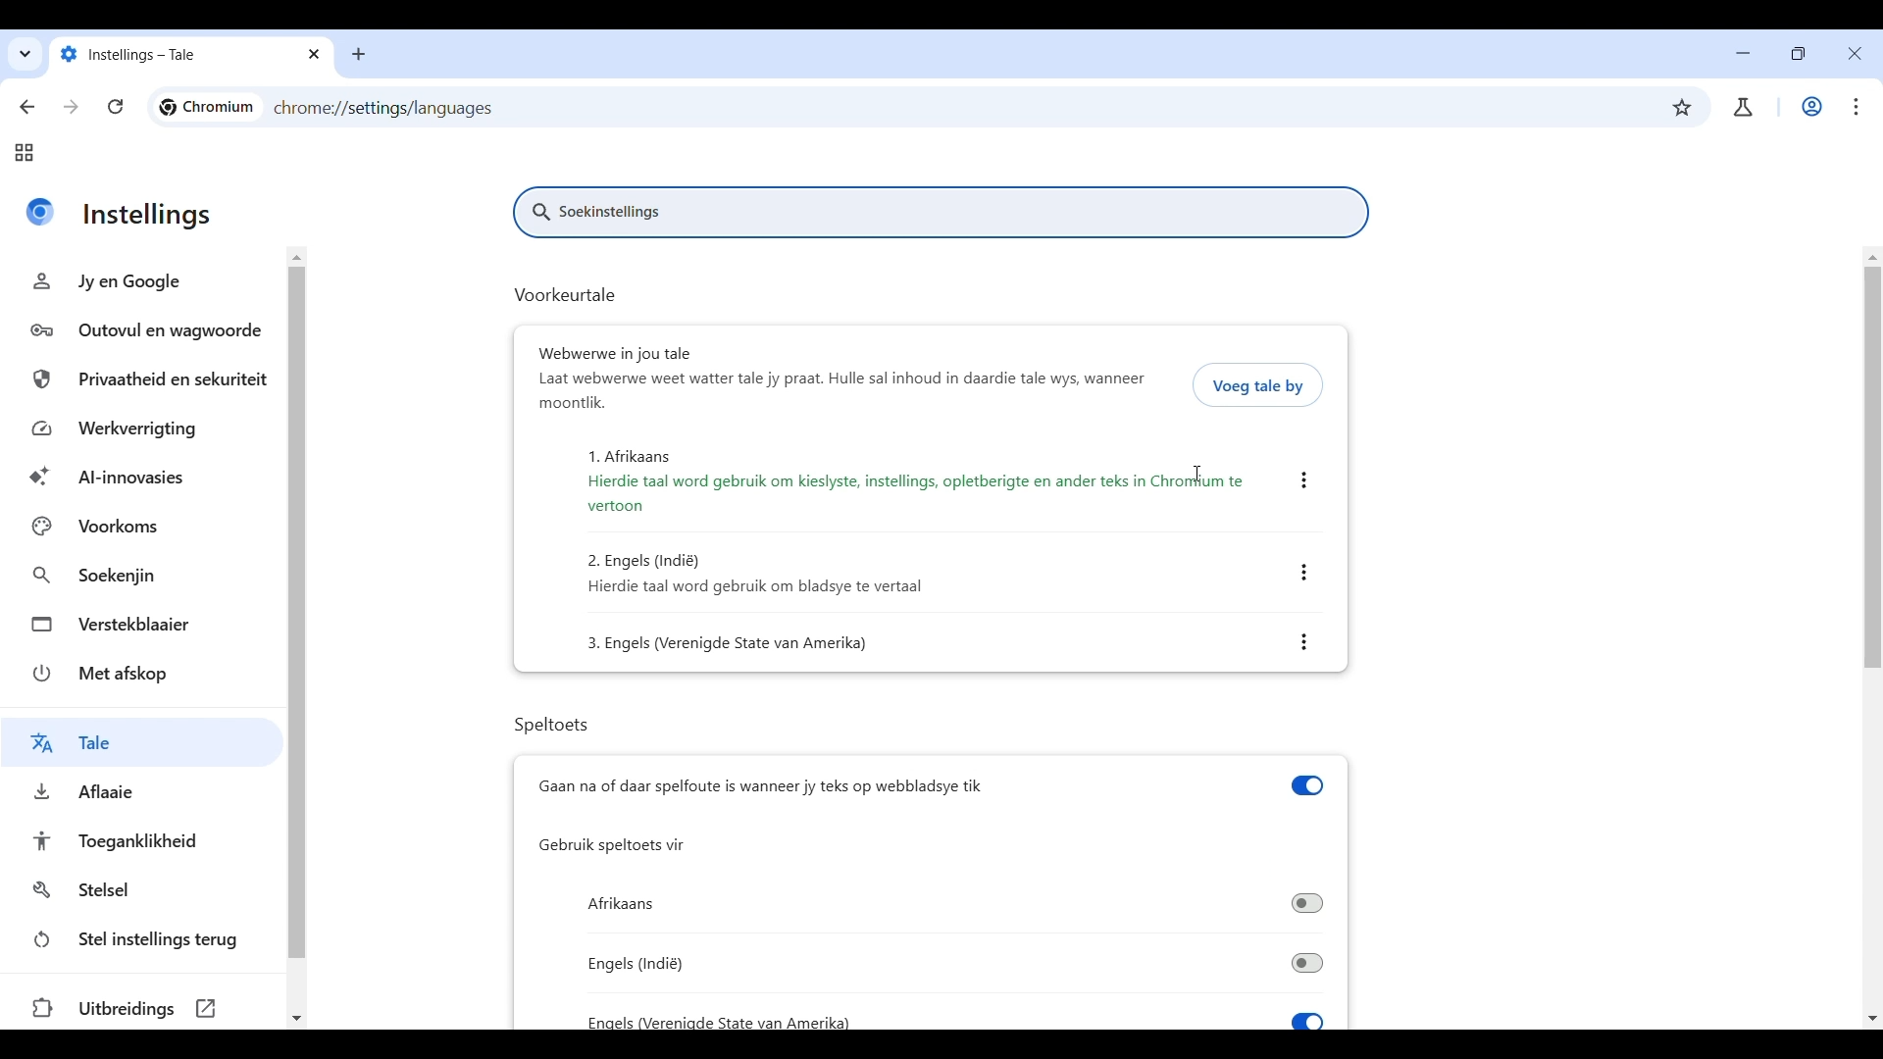 The width and height of the screenshot is (1883, 1059). Describe the element at coordinates (555, 727) in the screenshot. I see `Speltoets` at that location.